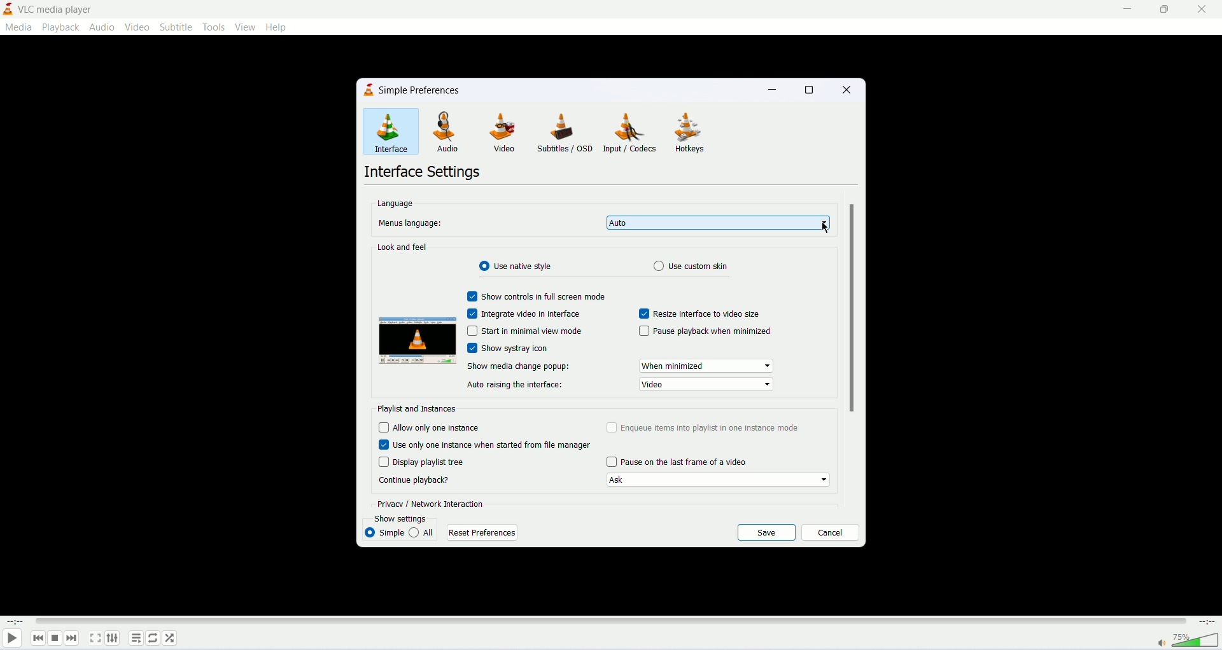 Image resolution: width=1222 pixels, height=650 pixels. I want to click on tools, so click(216, 27).